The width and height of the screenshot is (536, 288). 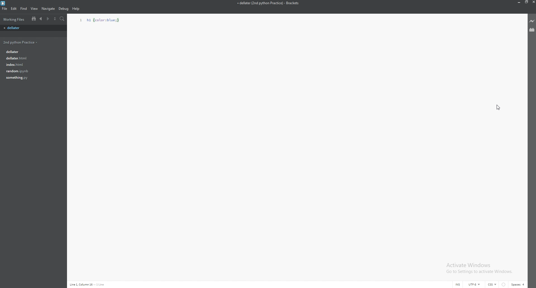 What do you see at coordinates (492, 284) in the screenshot?
I see `css` at bounding box center [492, 284].